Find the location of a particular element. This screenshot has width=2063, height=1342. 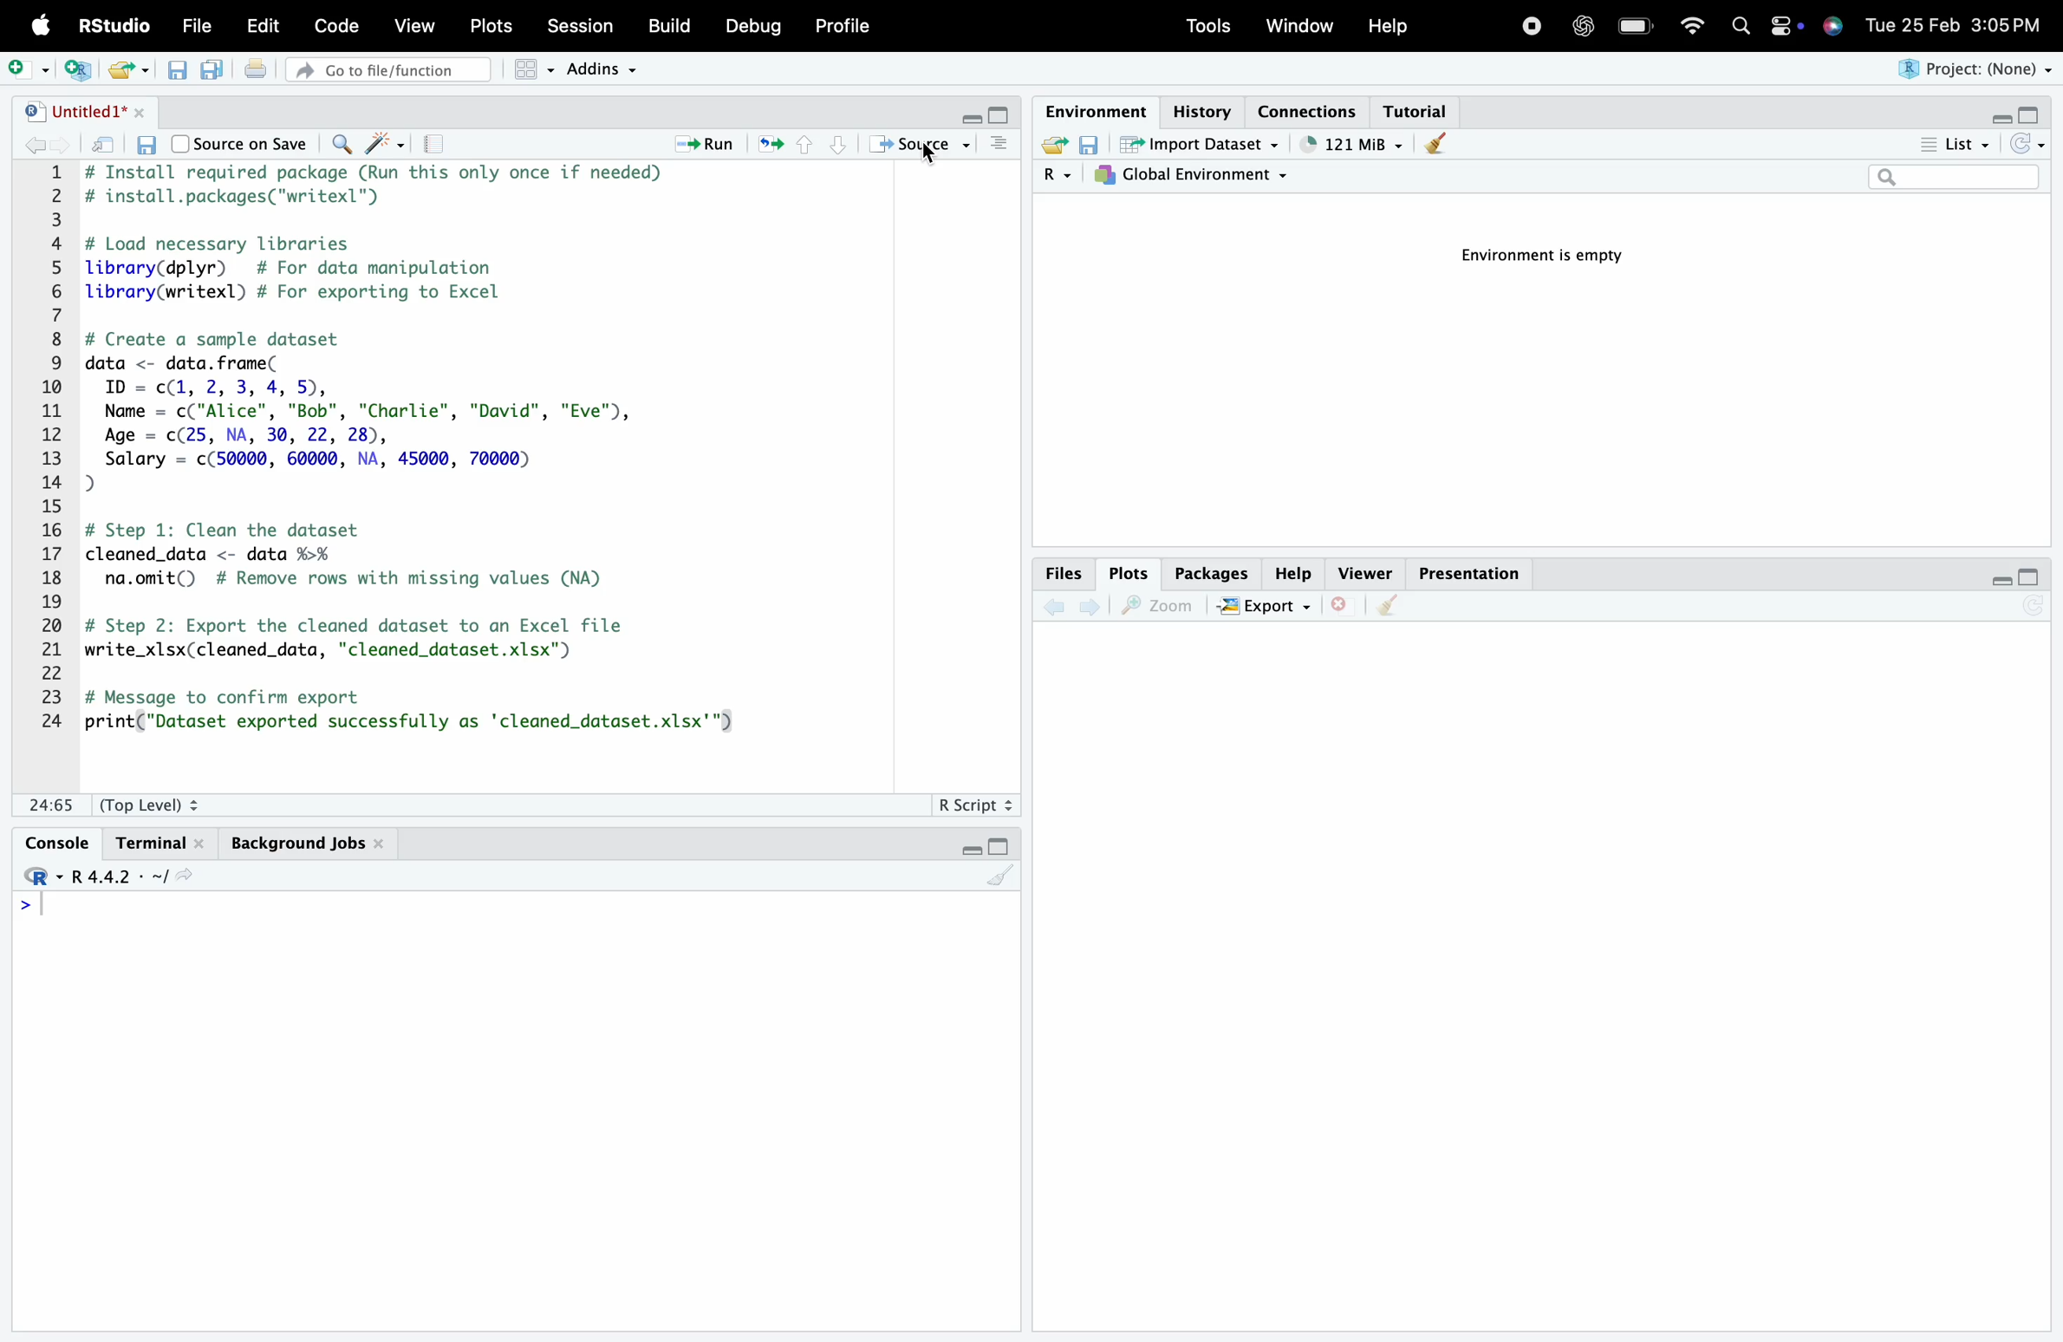

Compile Report (Ctrl + Shift + K) is located at coordinates (433, 143).